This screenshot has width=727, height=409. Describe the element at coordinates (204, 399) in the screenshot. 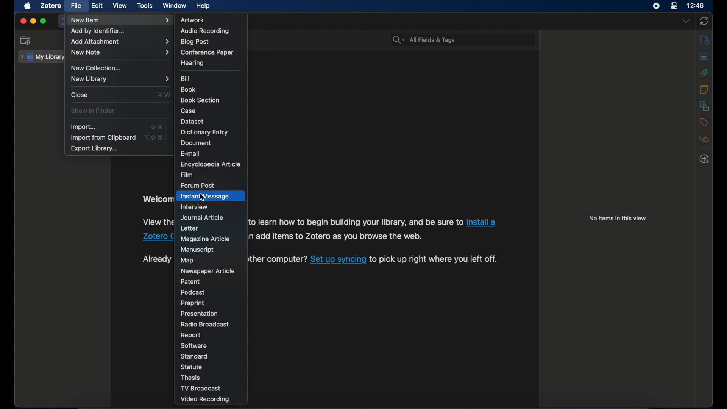

I see `video recording` at that location.